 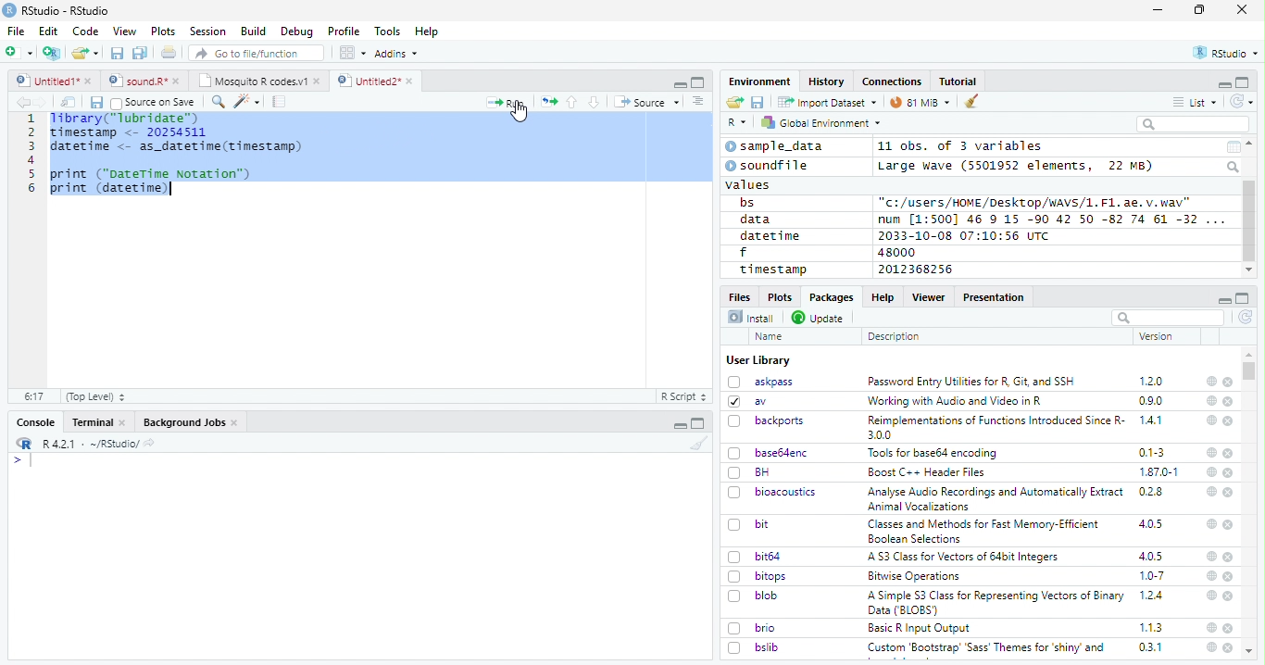 What do you see at coordinates (1227, 54) in the screenshot?
I see `RStudio` at bounding box center [1227, 54].